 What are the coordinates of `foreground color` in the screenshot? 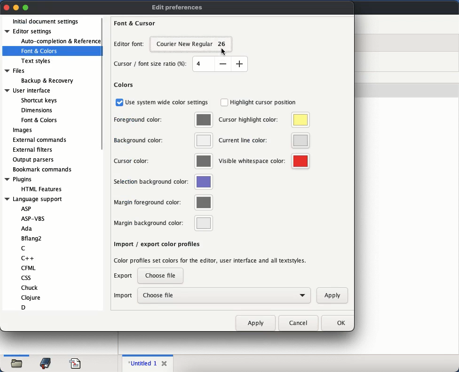 It's located at (150, 120).